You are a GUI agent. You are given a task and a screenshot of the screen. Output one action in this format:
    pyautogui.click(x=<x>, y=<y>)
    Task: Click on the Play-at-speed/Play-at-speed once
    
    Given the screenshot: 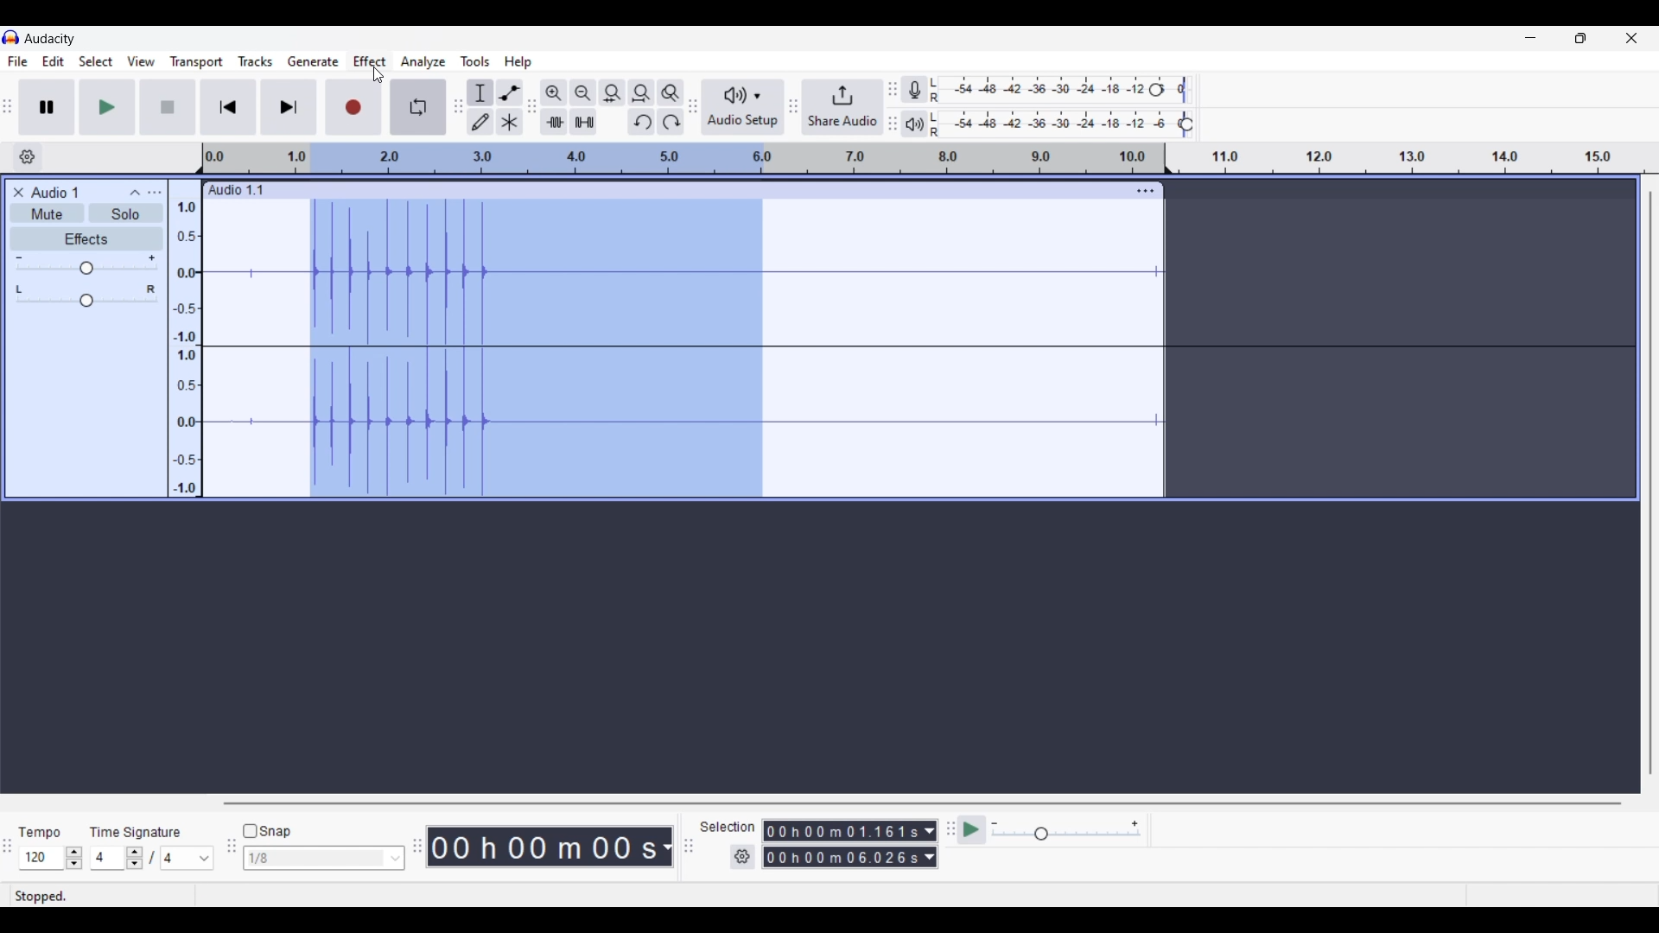 What is the action you would take?
    pyautogui.click(x=971, y=830)
    